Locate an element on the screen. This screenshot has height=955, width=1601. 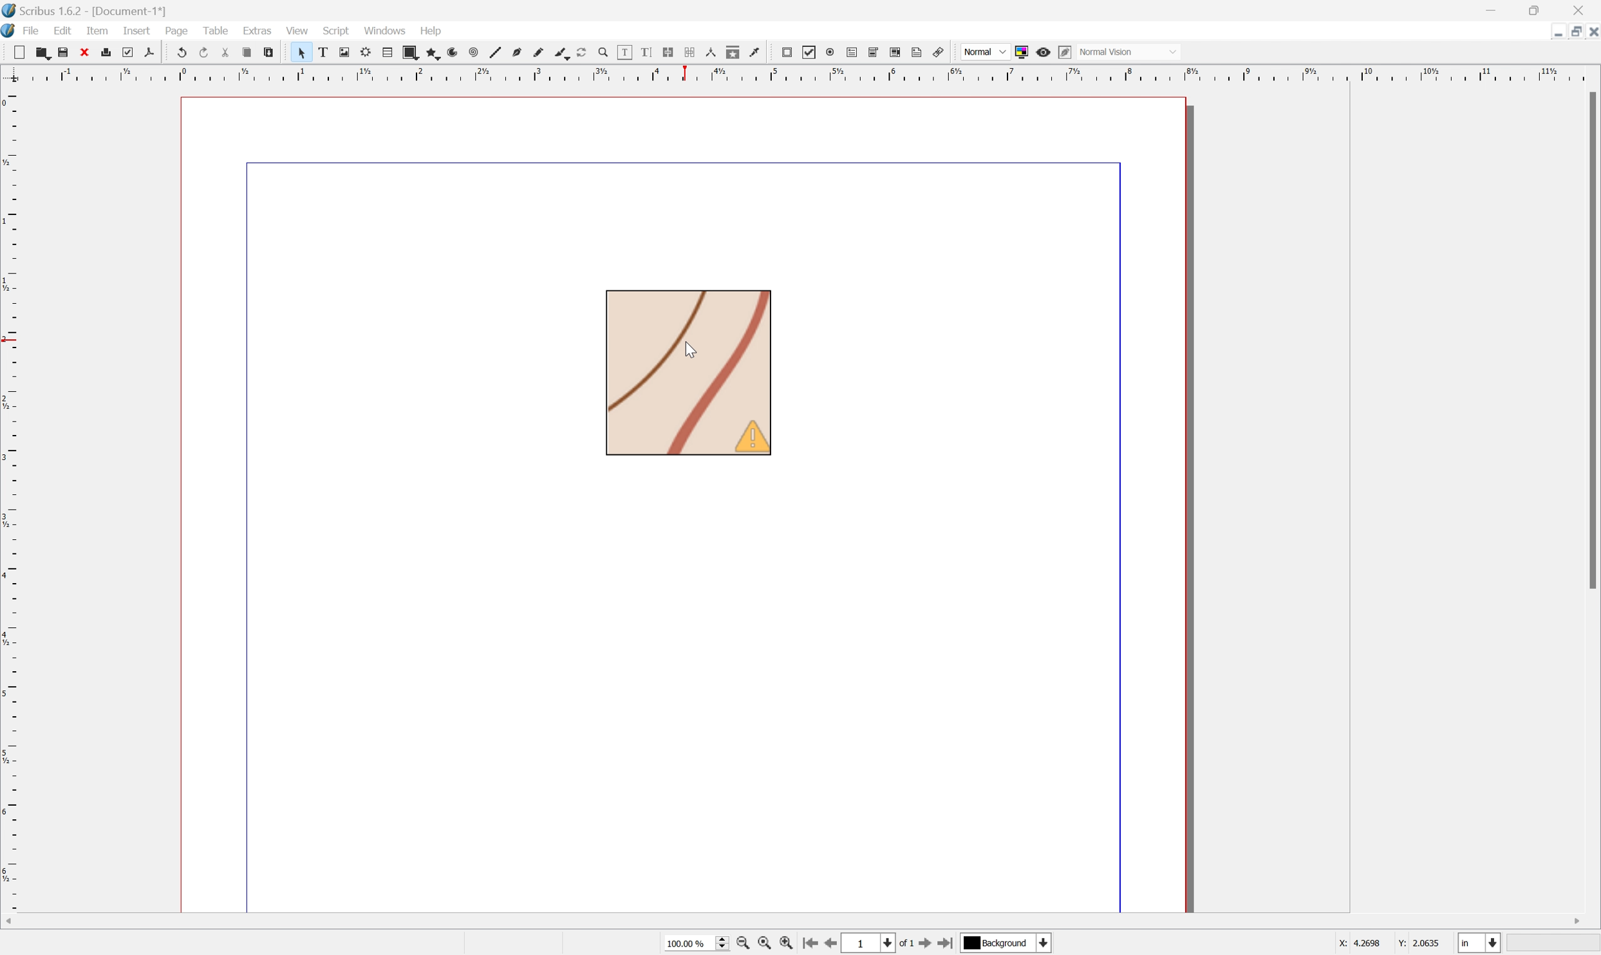
Current zoom level is located at coordinates (696, 942).